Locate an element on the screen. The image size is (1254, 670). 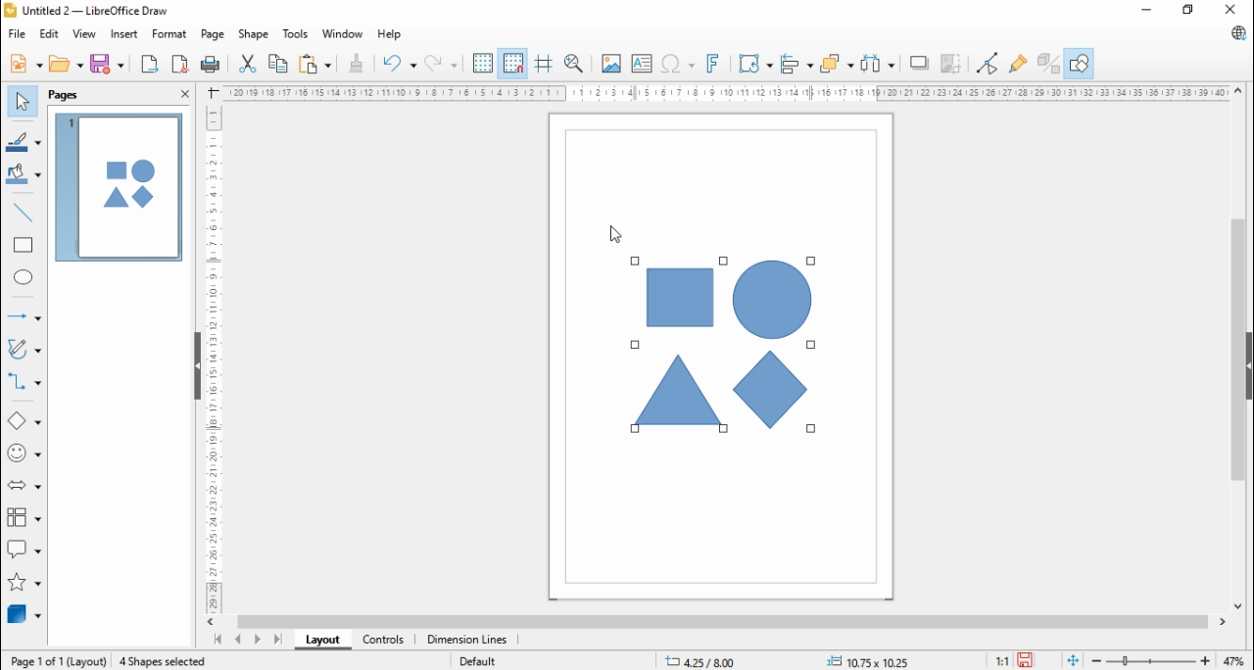
show gluepoint function is located at coordinates (1016, 64).